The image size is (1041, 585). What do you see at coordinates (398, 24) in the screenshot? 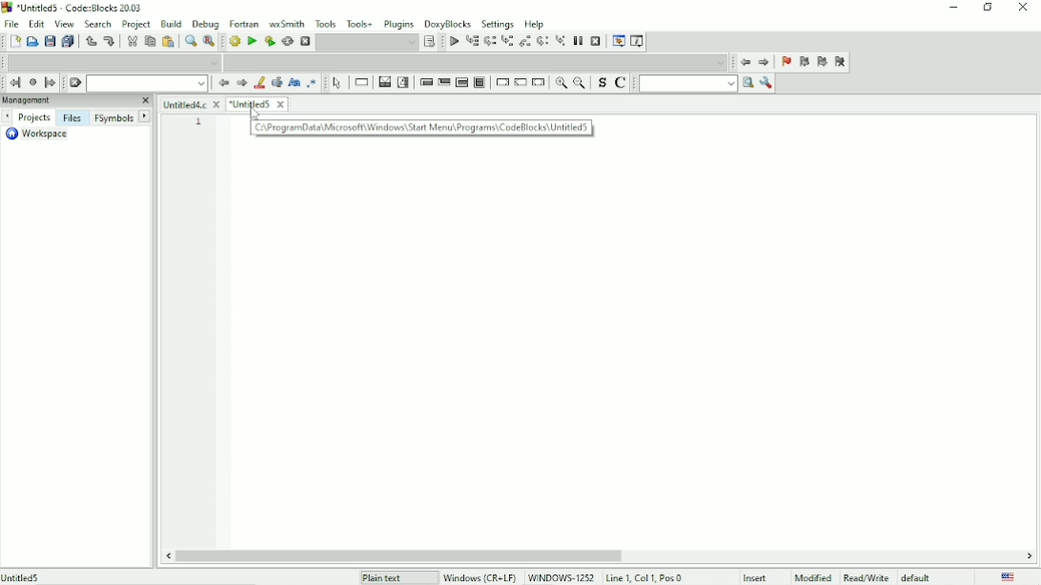
I see `Plugins` at bounding box center [398, 24].